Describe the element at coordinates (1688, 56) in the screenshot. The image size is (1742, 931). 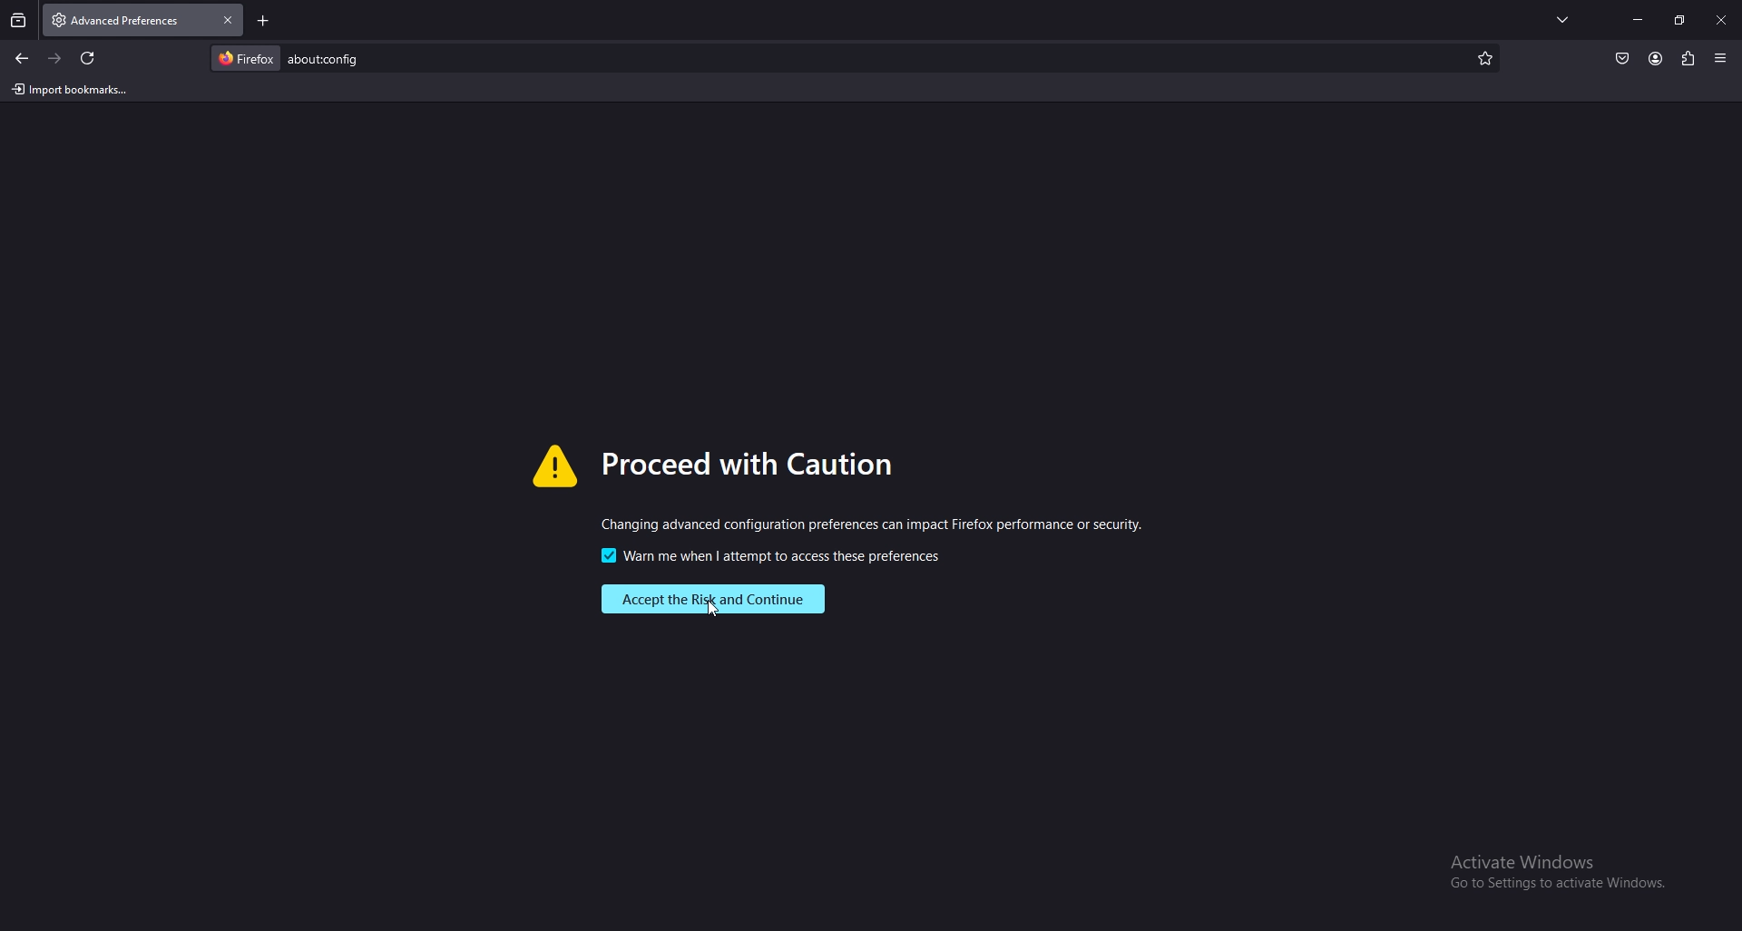
I see `extensions` at that location.